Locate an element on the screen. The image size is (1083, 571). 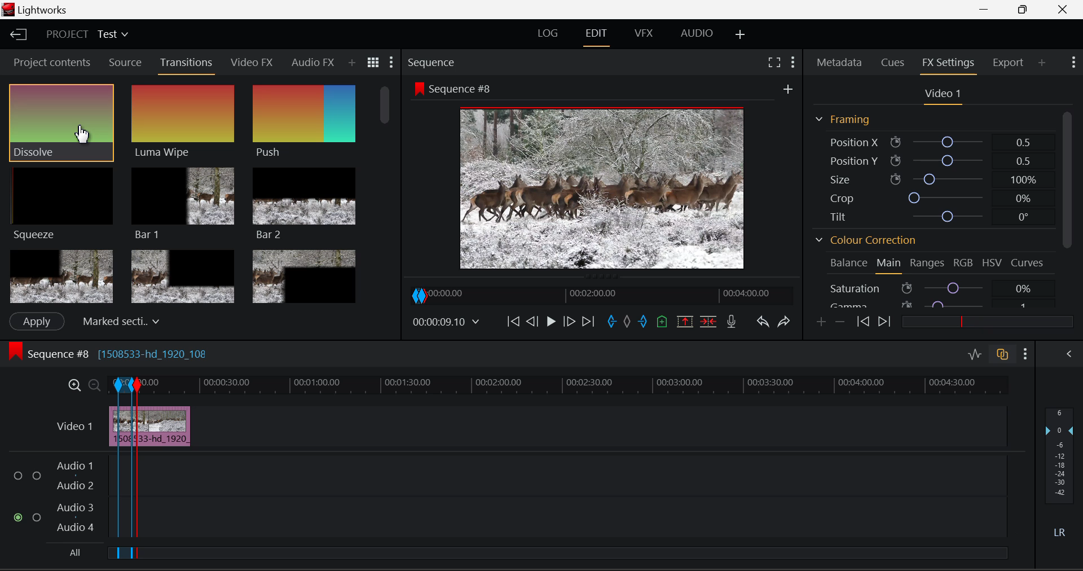
Export is located at coordinates (1011, 63).